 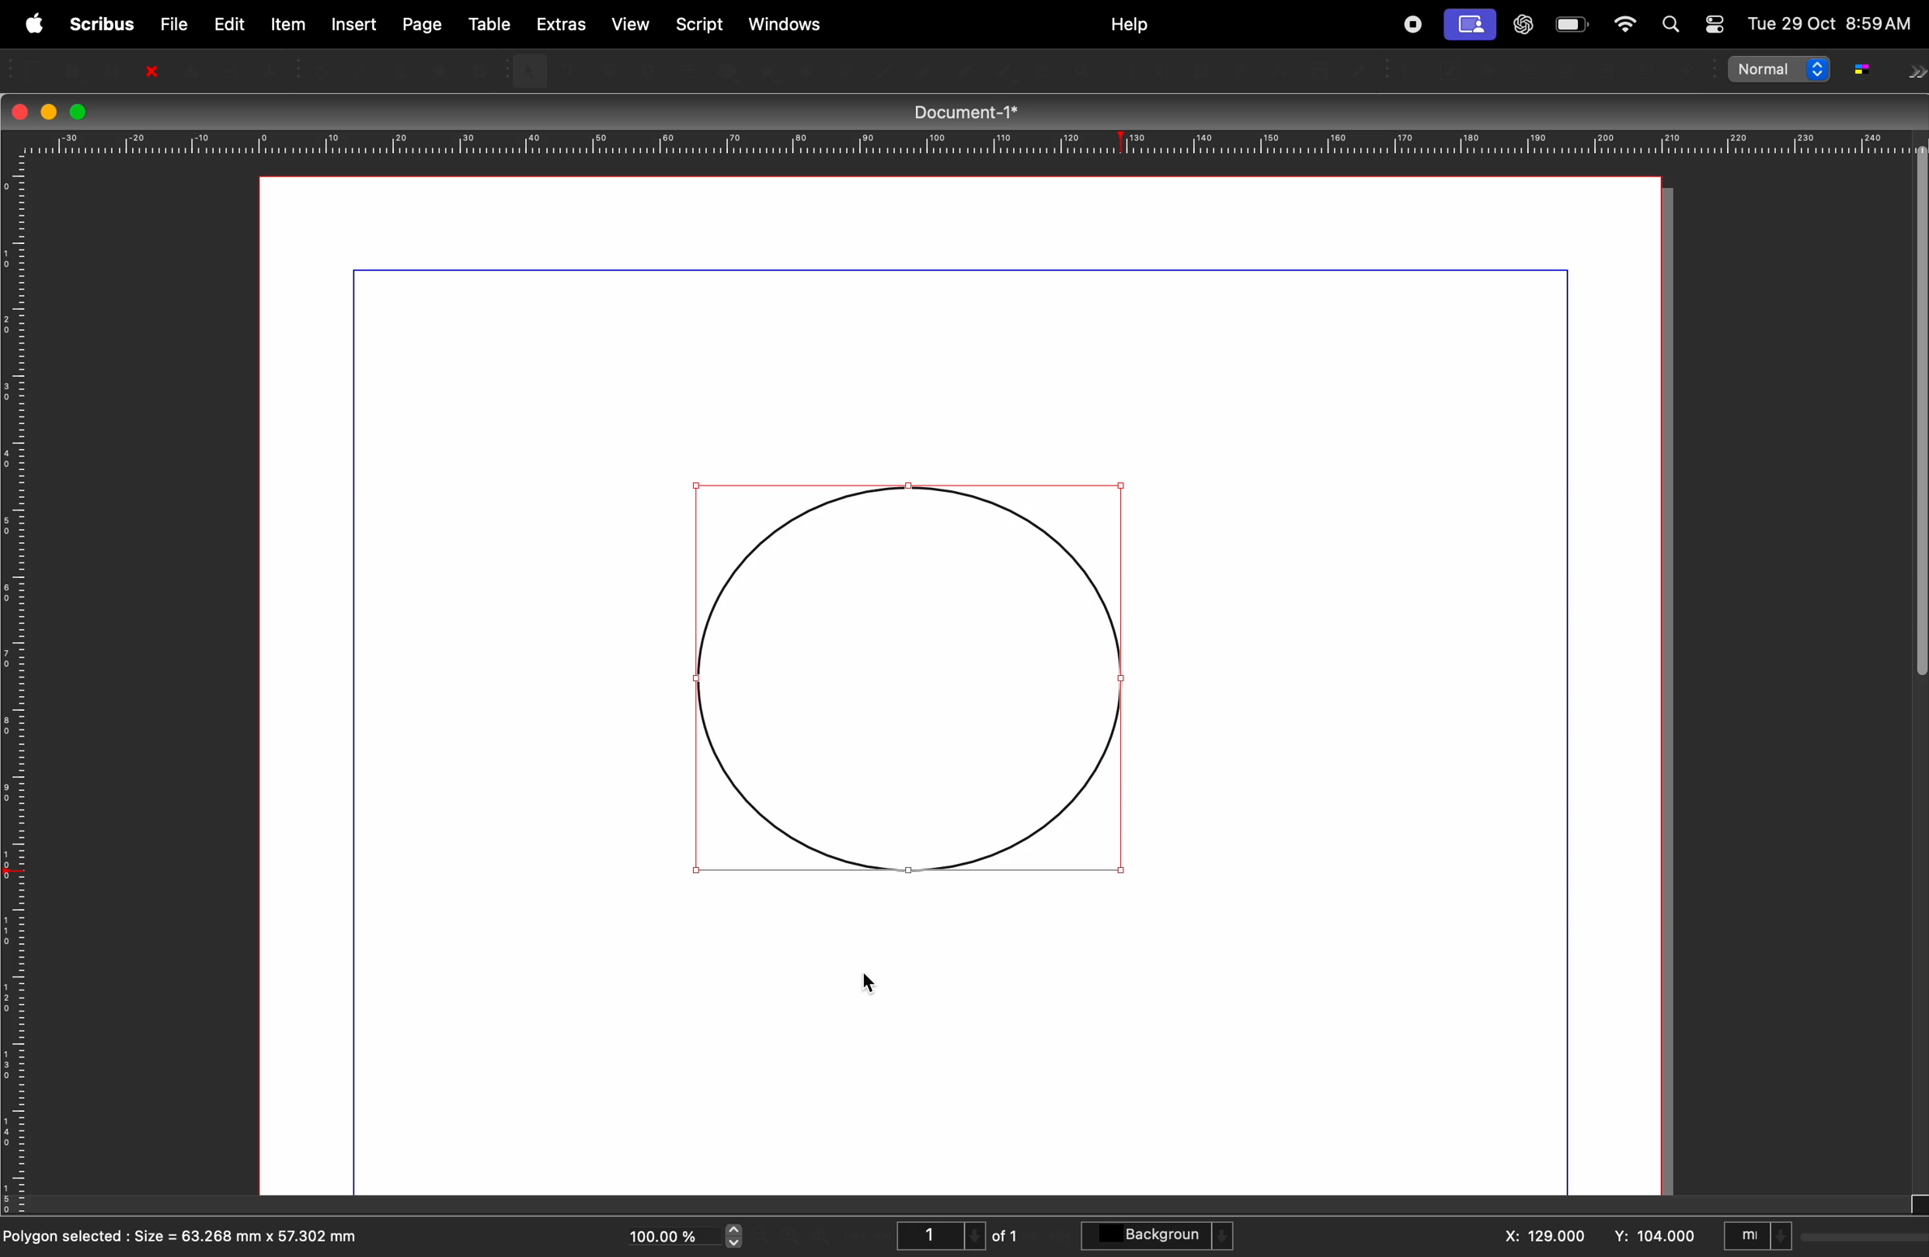 What do you see at coordinates (36, 68) in the screenshot?
I see `new` at bounding box center [36, 68].